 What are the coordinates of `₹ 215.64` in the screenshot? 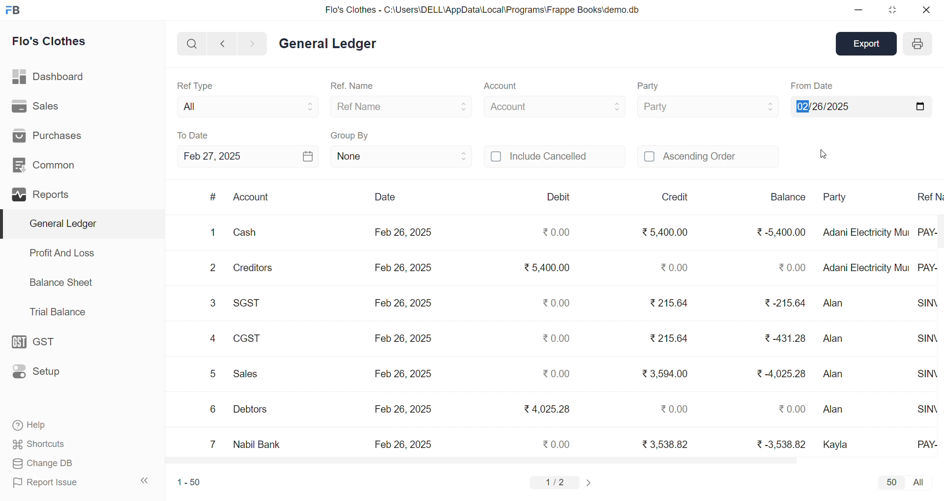 It's located at (669, 339).